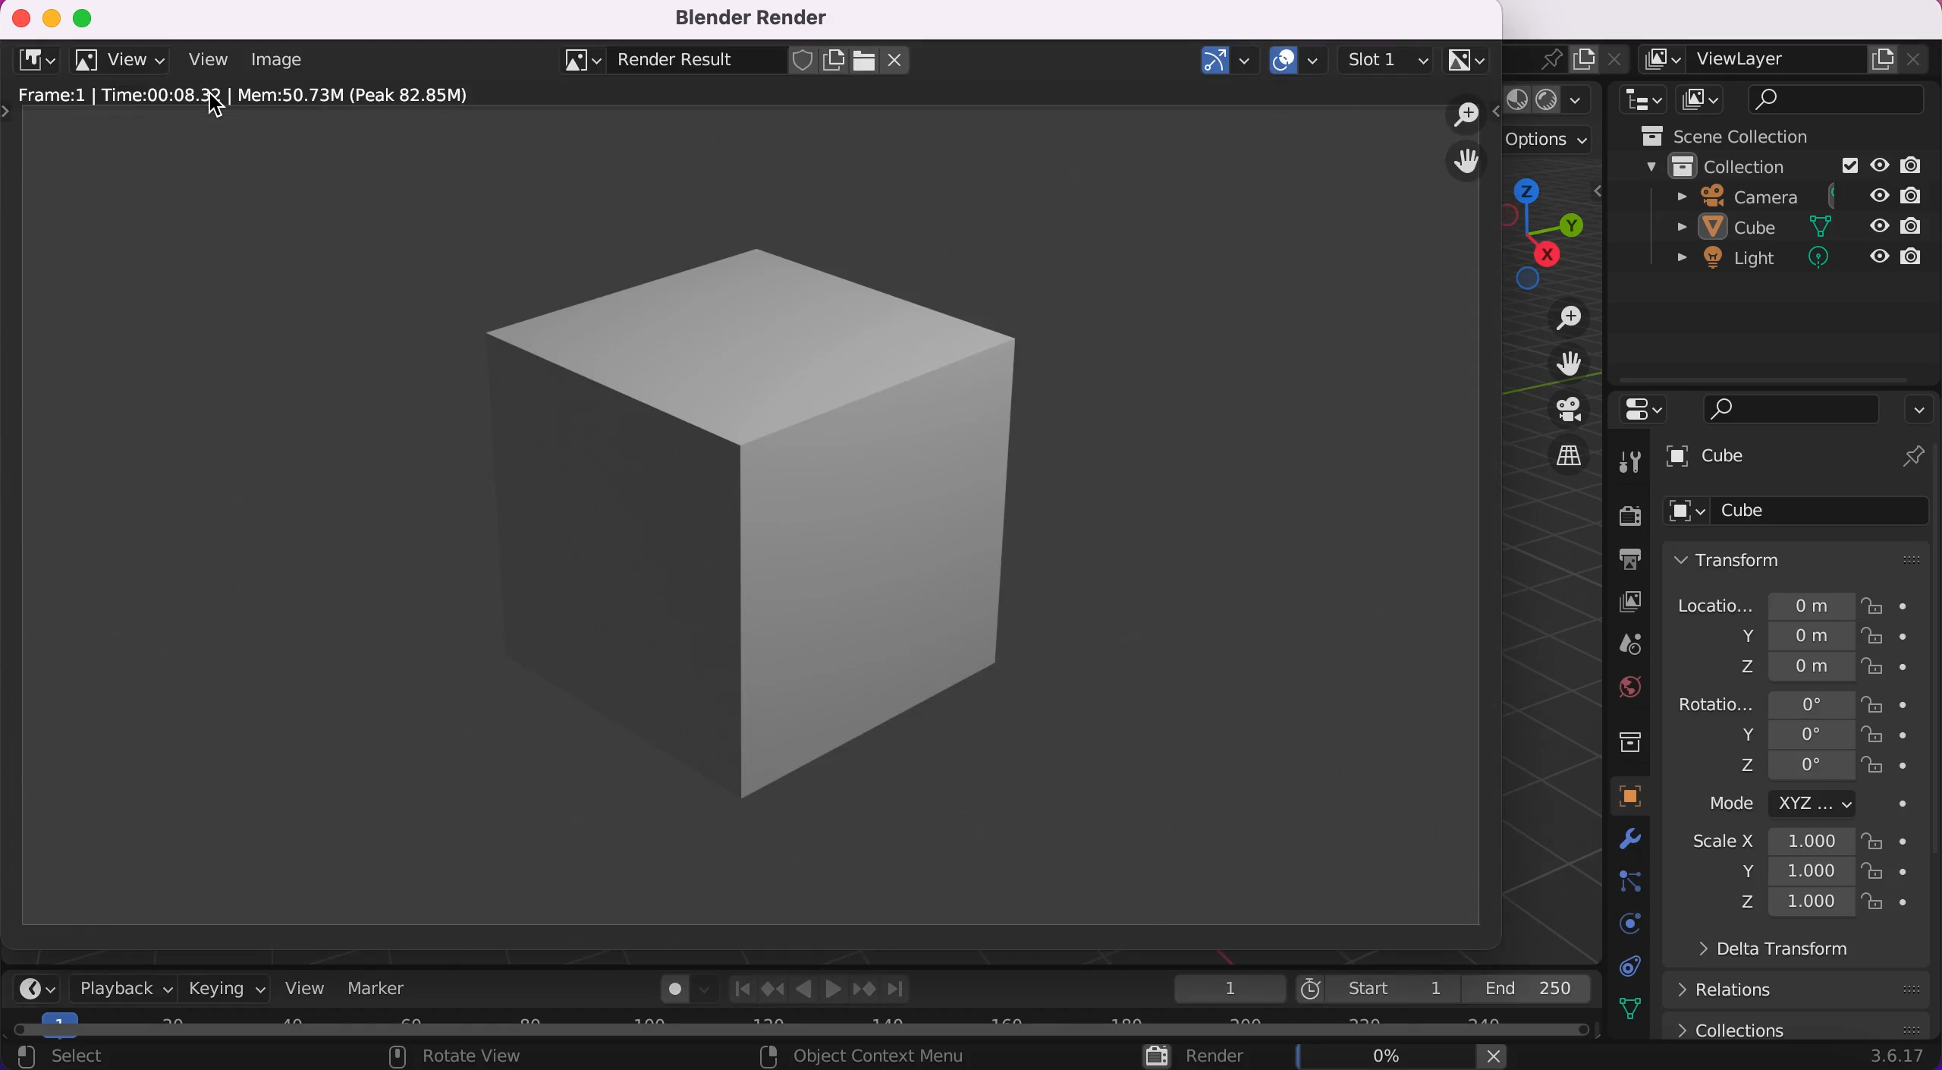  What do you see at coordinates (802, 60) in the screenshot?
I see `fake user` at bounding box center [802, 60].